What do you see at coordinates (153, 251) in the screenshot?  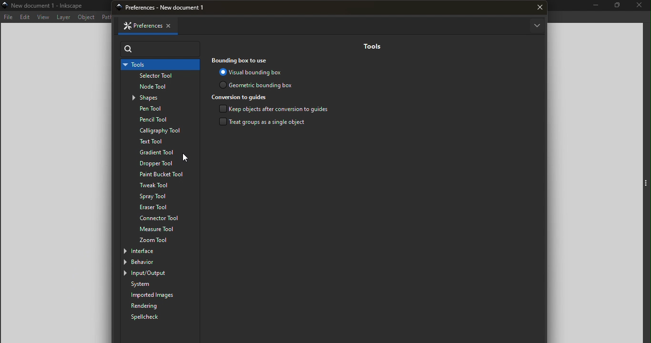 I see `Interface` at bounding box center [153, 251].